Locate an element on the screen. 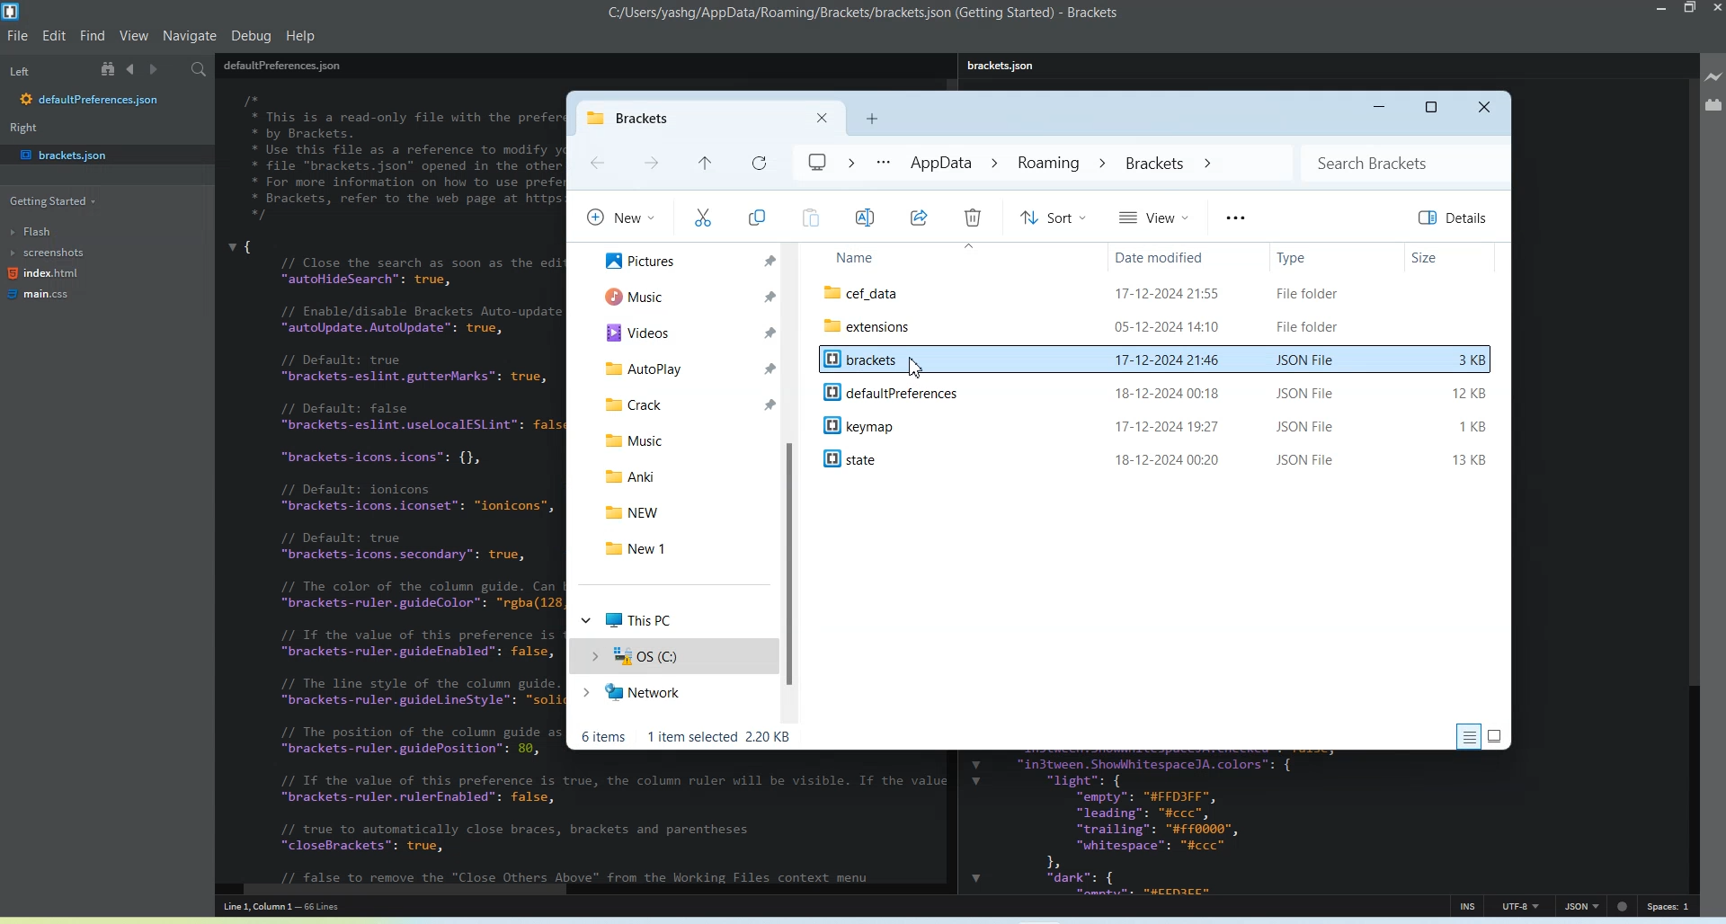 Image resolution: width=1726 pixels, height=924 pixels. Right window is located at coordinates (28, 129).